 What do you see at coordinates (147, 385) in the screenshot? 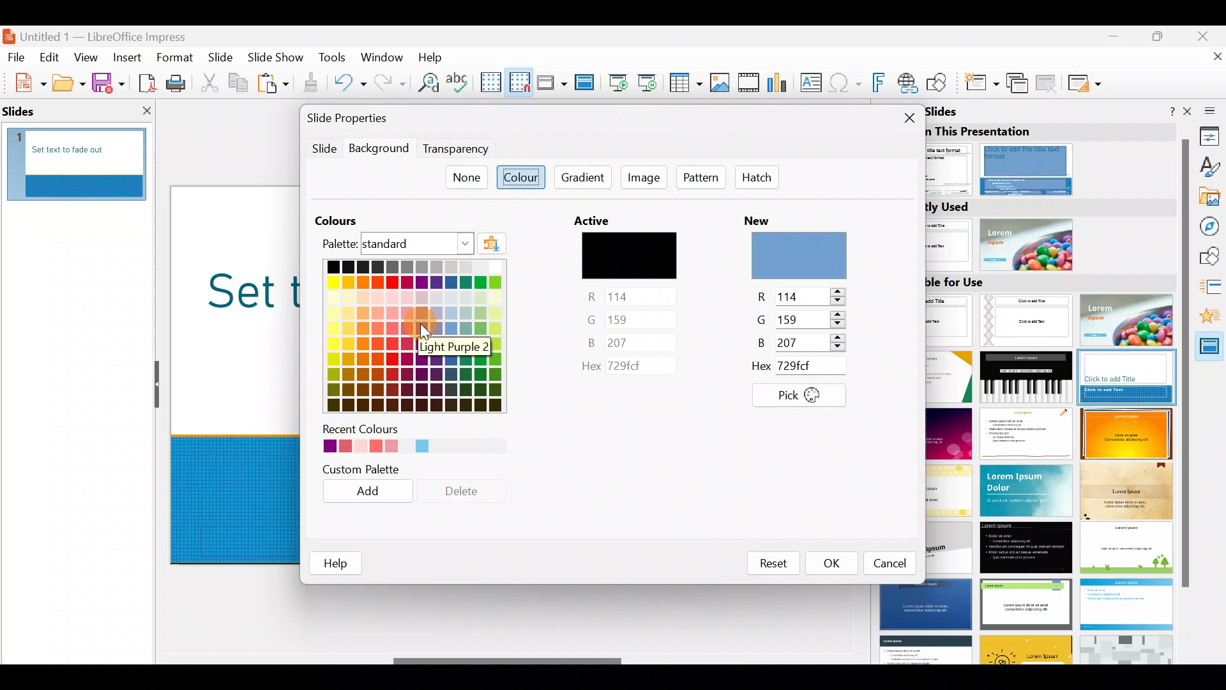
I see `` at bounding box center [147, 385].